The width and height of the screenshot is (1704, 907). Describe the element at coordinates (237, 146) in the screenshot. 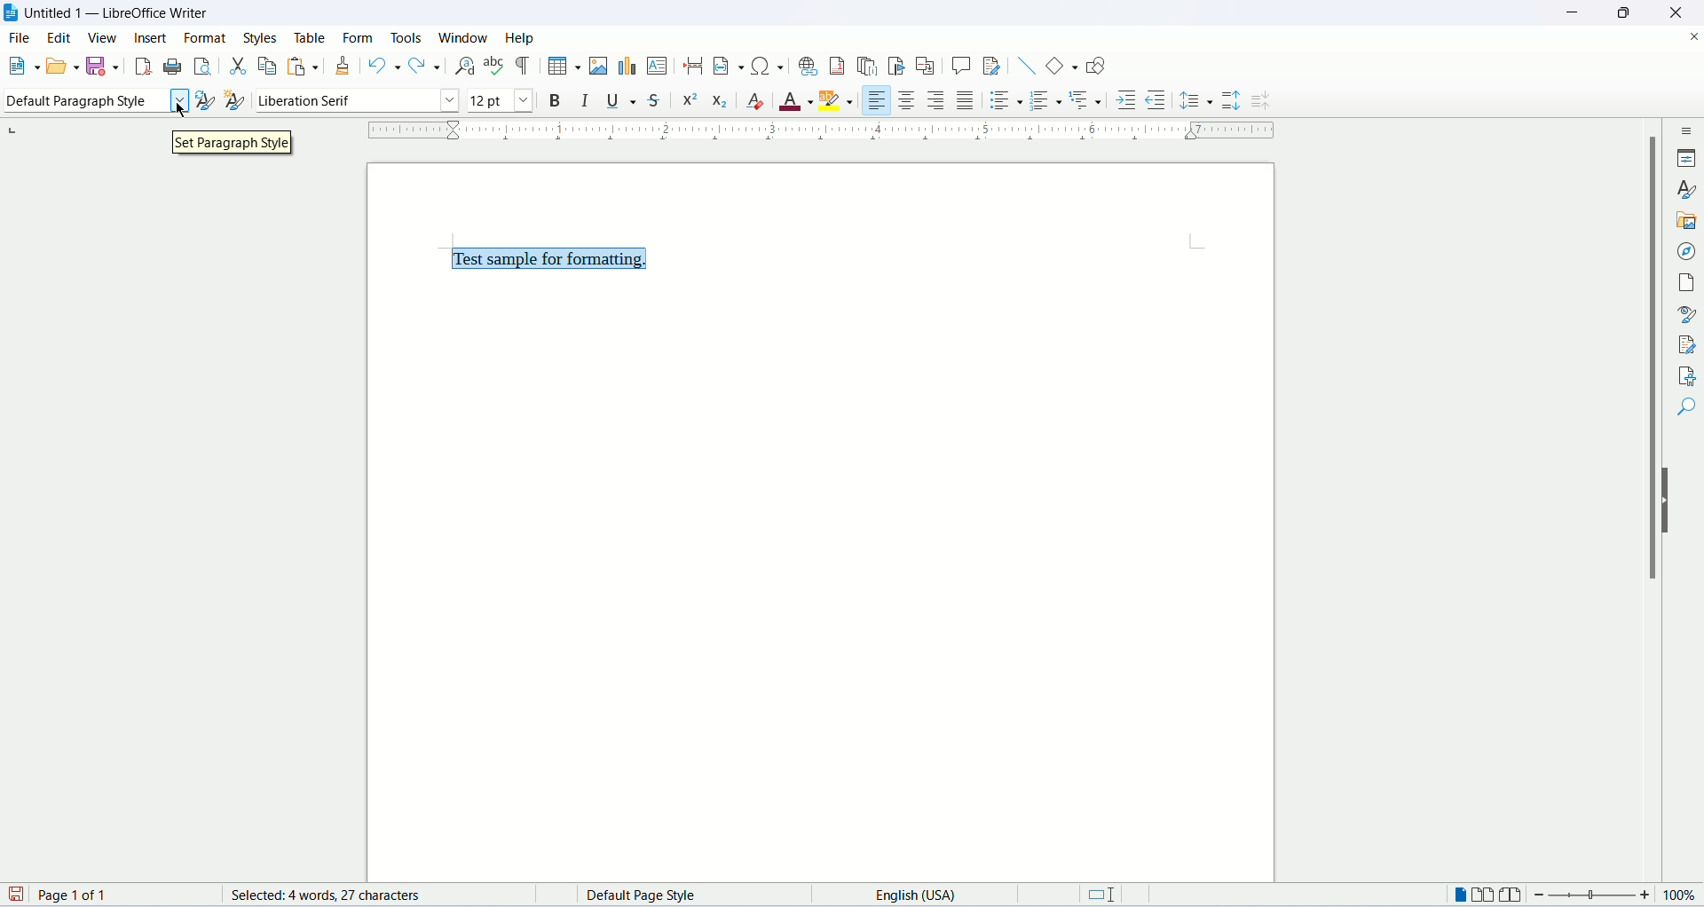

I see `set paragraph style` at that location.